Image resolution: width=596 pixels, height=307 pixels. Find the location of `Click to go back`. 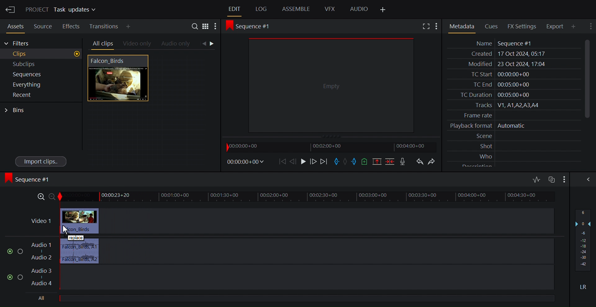

Click to go back is located at coordinates (204, 44).